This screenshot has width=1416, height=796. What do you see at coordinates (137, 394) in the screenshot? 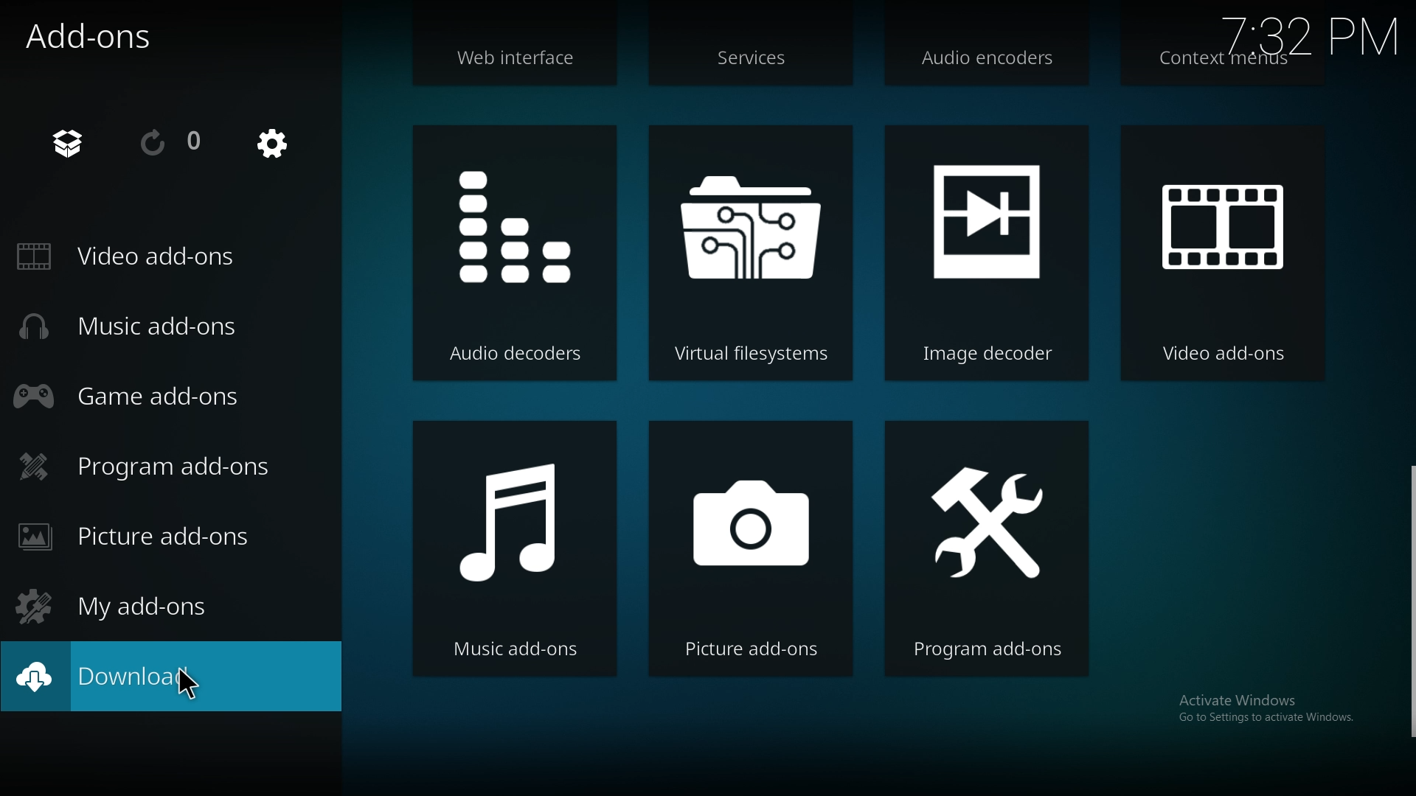
I see `game add ons` at bounding box center [137, 394].